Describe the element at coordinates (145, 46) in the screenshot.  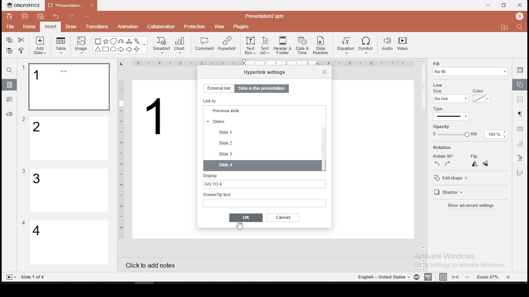
I see `` at that location.